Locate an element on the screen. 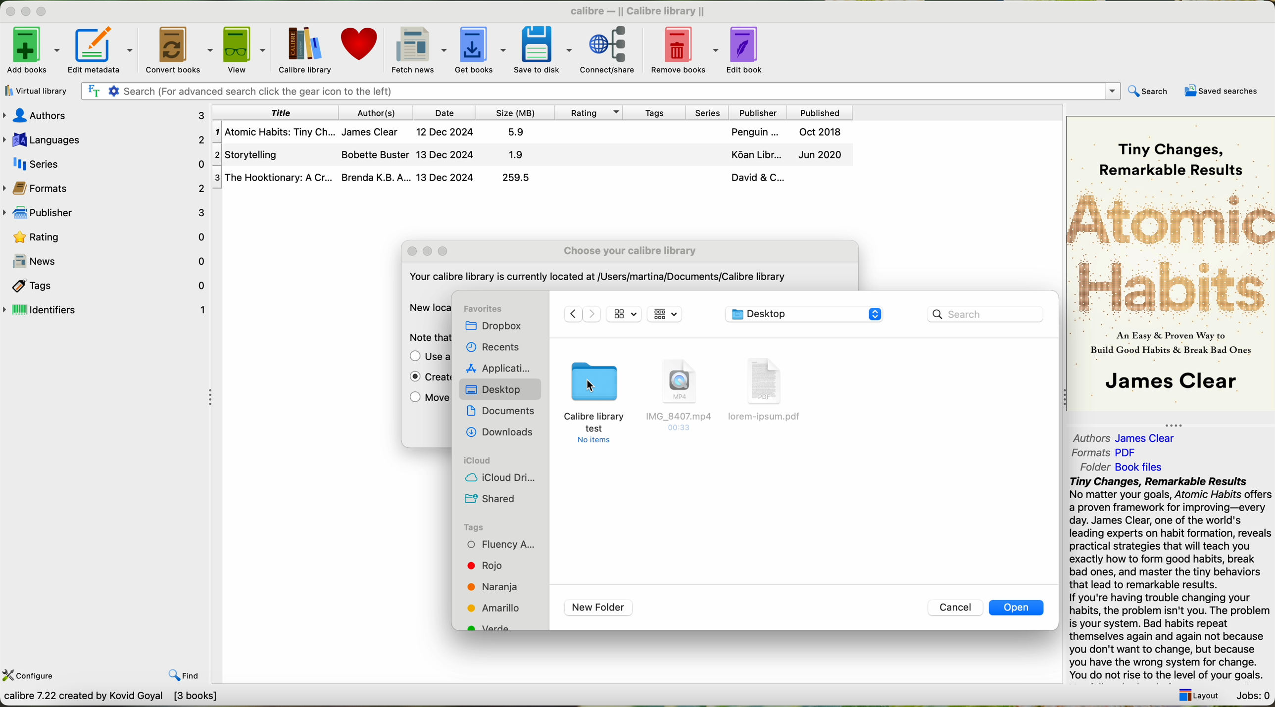 The height and width of the screenshot is (707, 1275). date is located at coordinates (444, 112).